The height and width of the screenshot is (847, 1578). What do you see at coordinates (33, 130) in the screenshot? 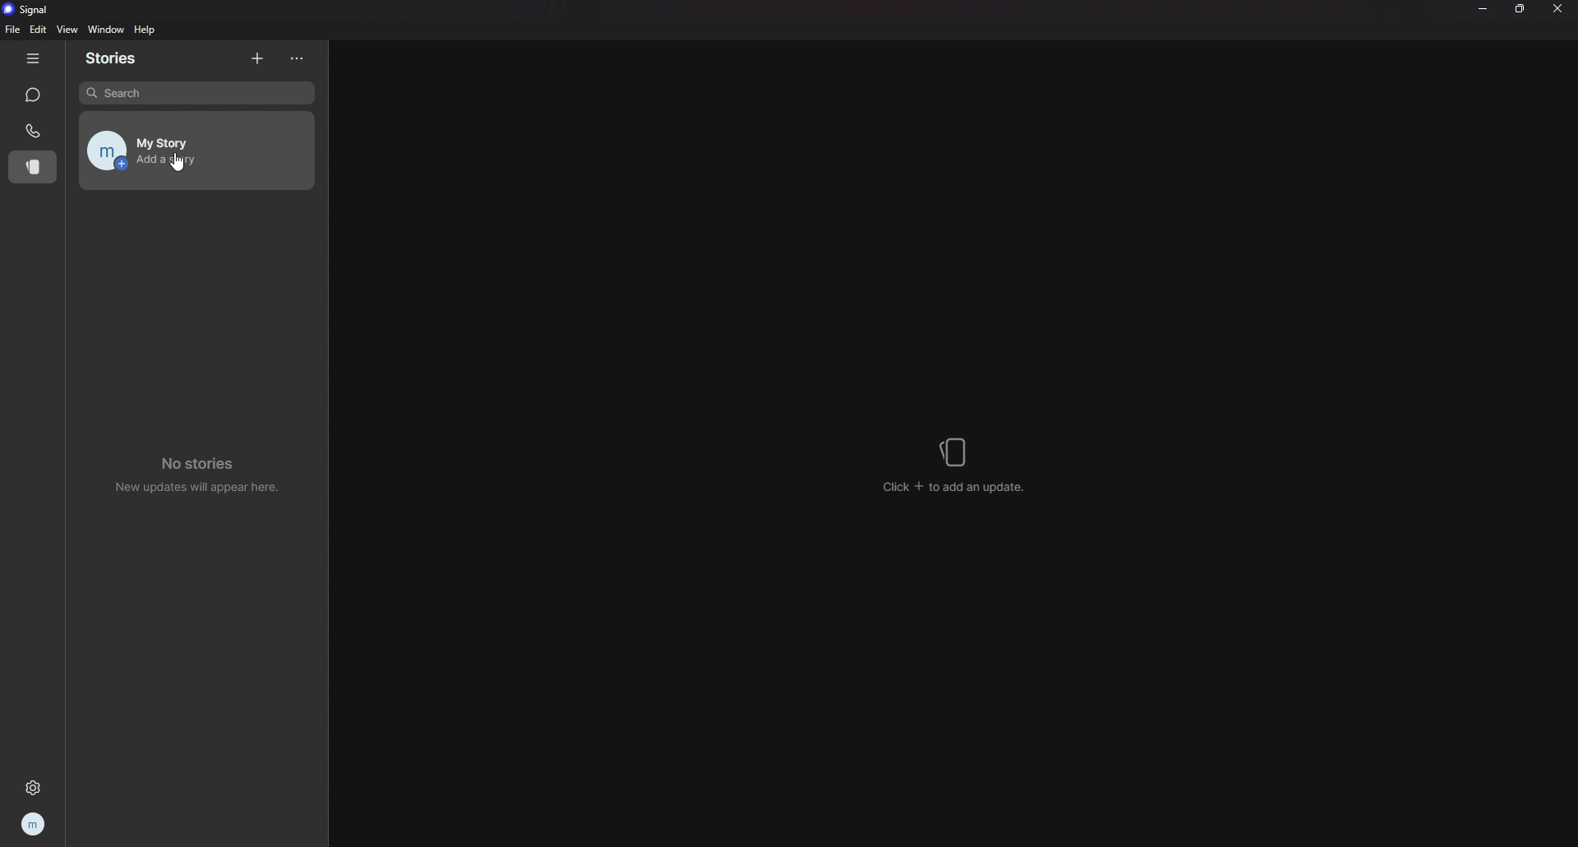
I see `calls` at bounding box center [33, 130].